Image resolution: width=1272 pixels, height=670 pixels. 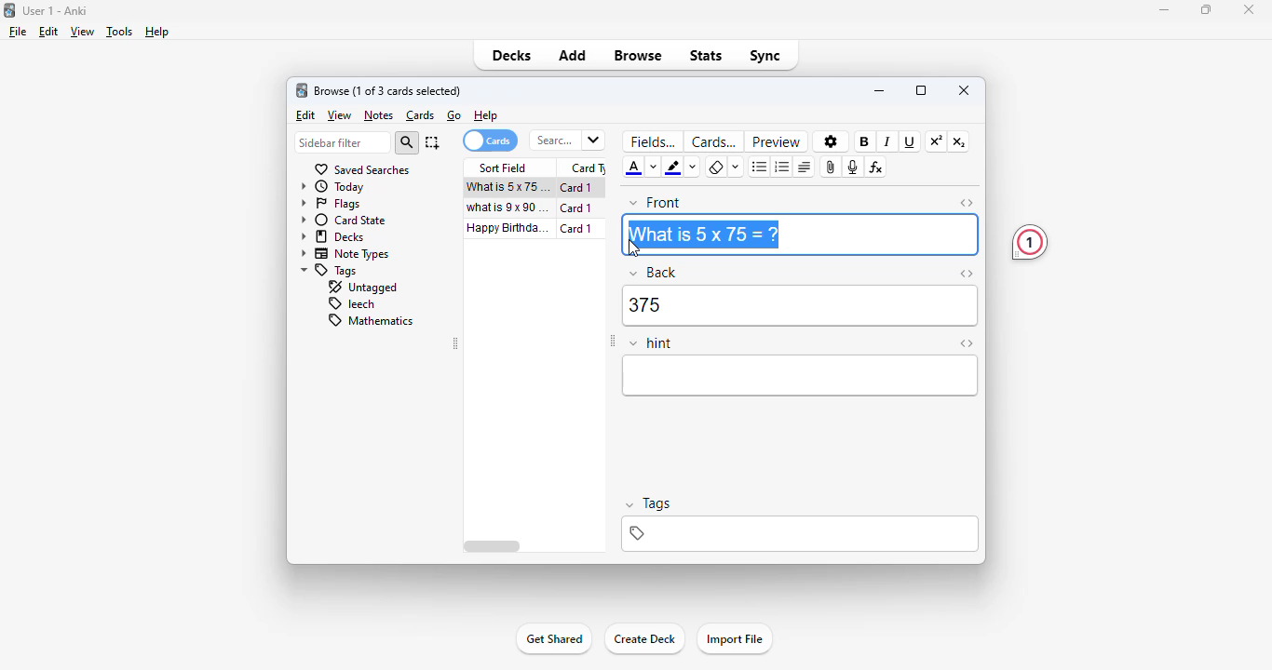 What do you see at coordinates (9, 10) in the screenshot?
I see `logo` at bounding box center [9, 10].